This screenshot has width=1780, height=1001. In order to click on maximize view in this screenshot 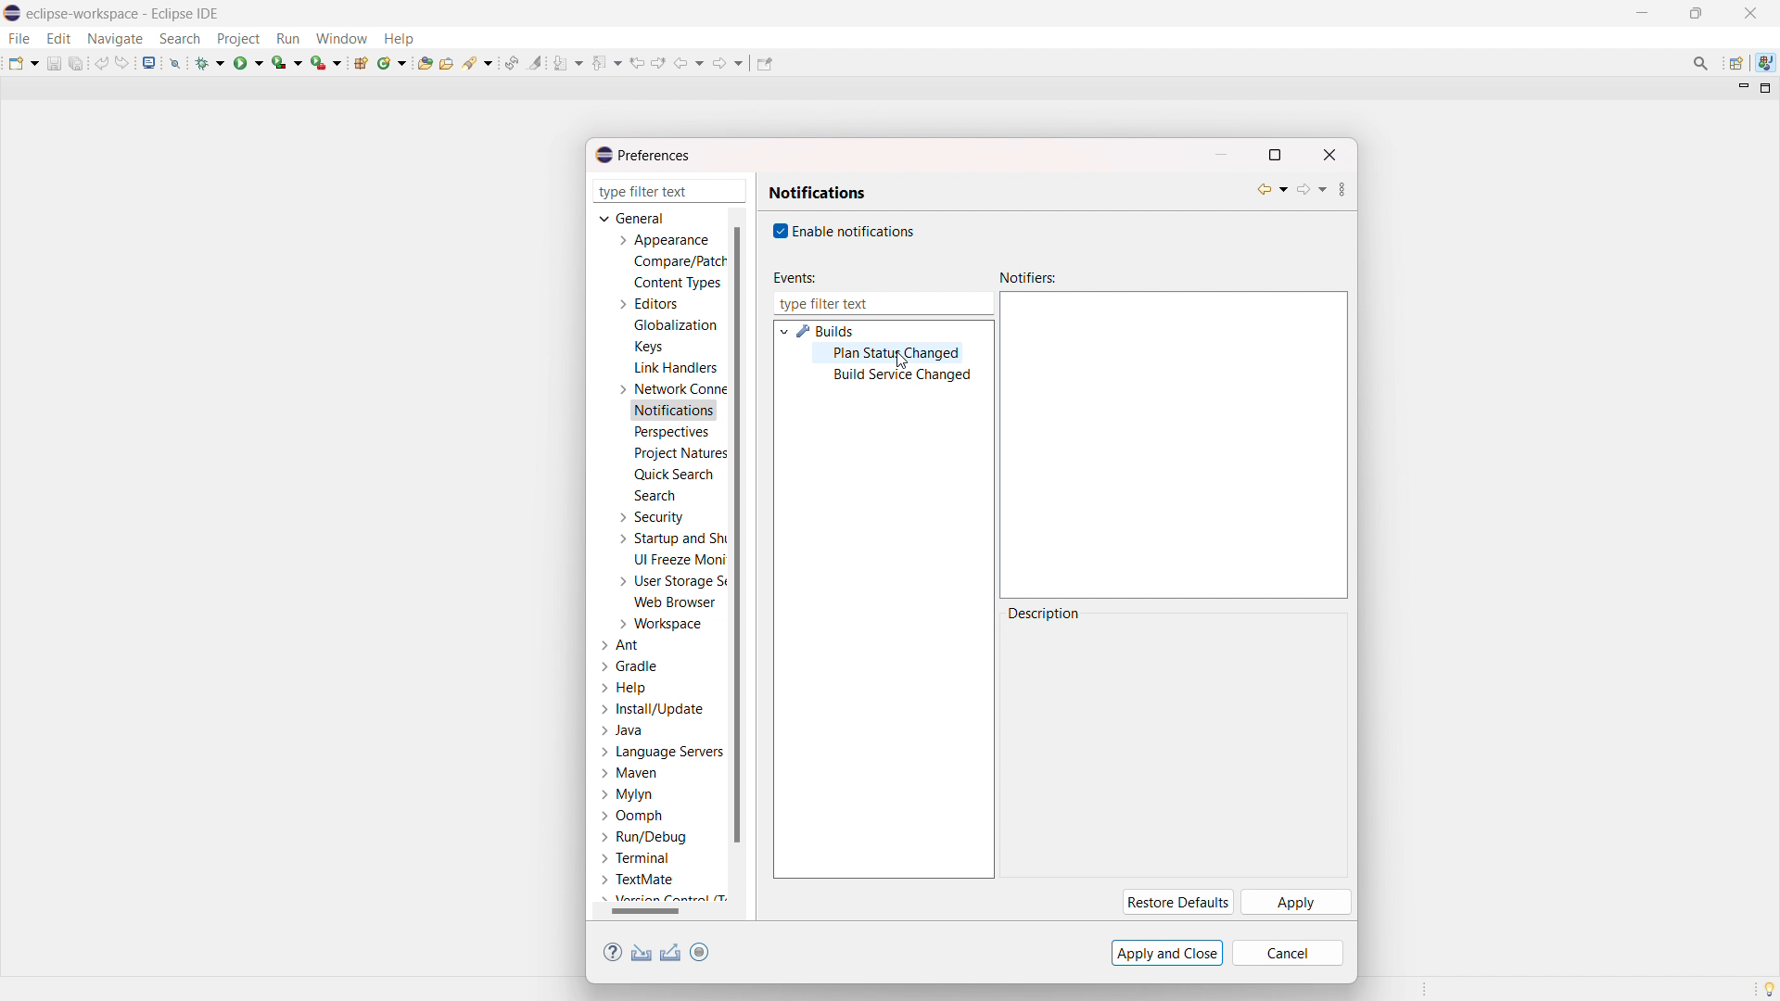, I will do `click(1766, 88)`.